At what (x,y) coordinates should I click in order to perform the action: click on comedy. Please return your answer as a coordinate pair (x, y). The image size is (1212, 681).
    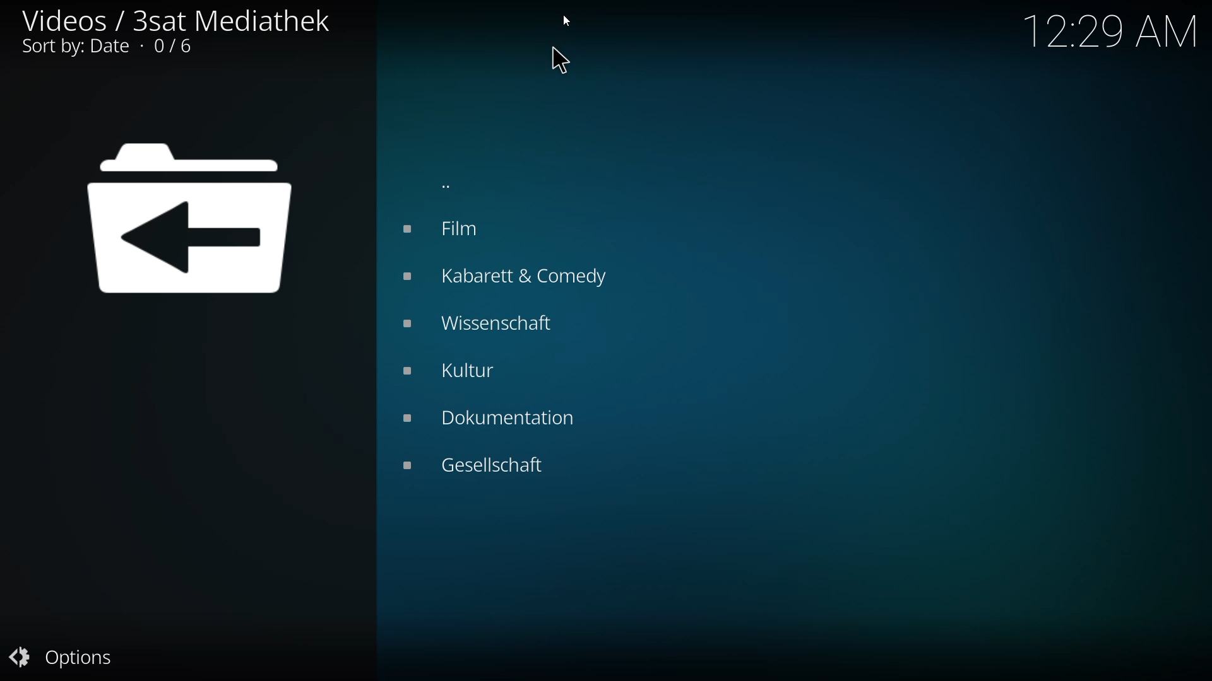
    Looking at the image, I should click on (512, 277).